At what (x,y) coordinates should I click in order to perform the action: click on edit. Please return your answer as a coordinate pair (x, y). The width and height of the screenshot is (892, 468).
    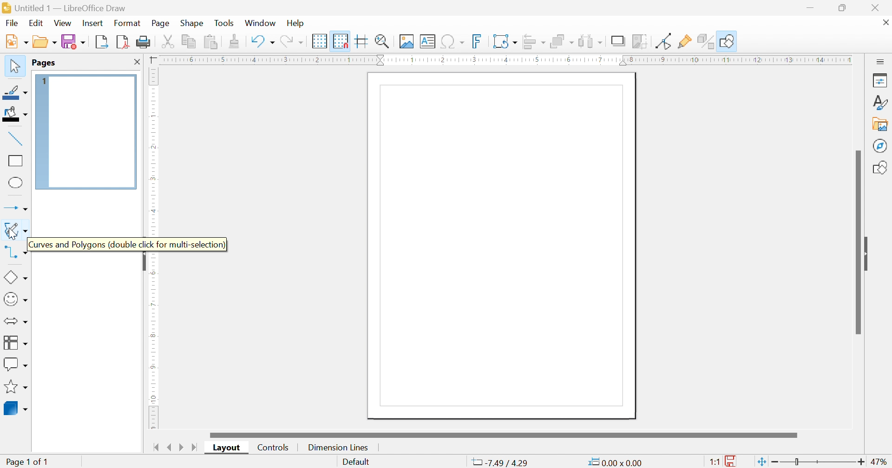
    Looking at the image, I should click on (36, 22).